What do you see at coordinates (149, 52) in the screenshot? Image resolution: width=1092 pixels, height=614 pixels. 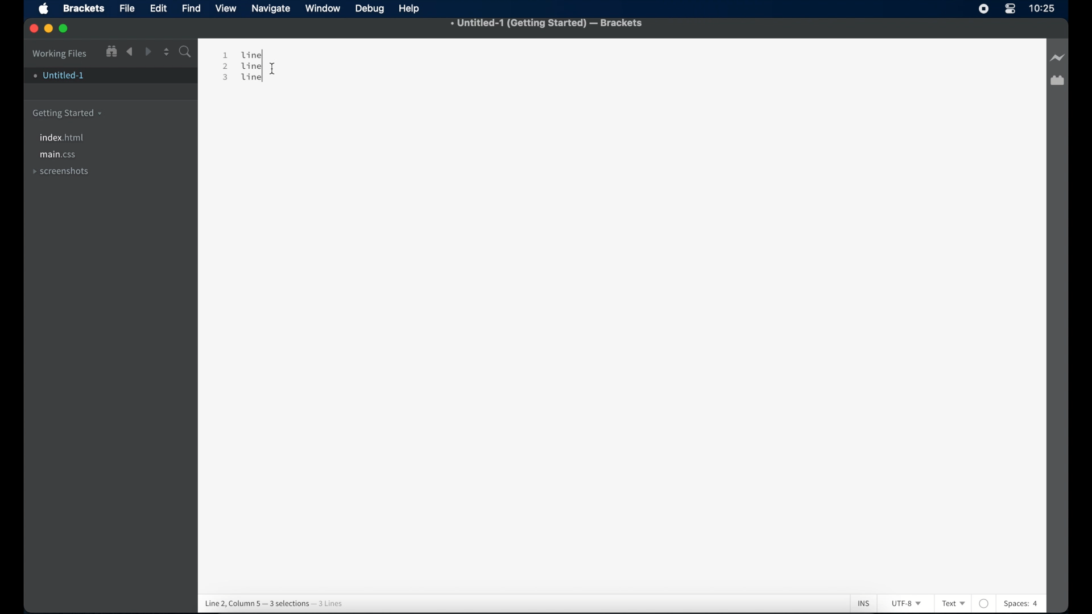 I see `navigate forward` at bounding box center [149, 52].